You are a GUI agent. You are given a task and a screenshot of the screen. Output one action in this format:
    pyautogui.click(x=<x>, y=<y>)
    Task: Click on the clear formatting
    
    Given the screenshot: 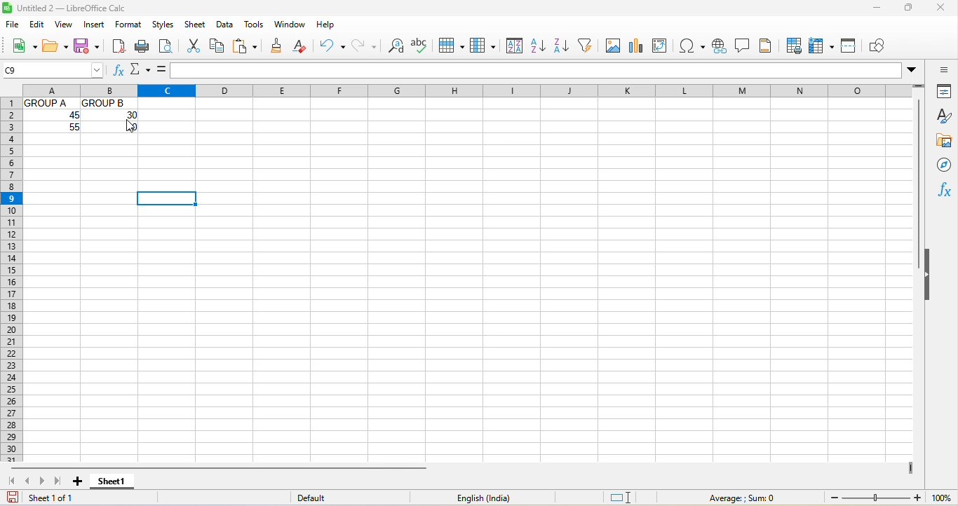 What is the action you would take?
    pyautogui.click(x=306, y=46)
    